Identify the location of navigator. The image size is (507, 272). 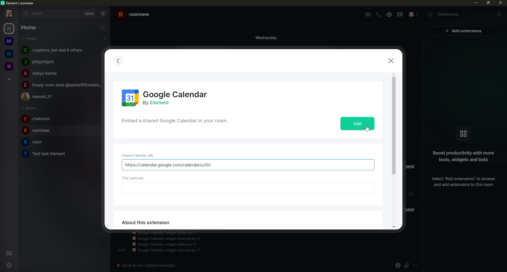
(103, 13).